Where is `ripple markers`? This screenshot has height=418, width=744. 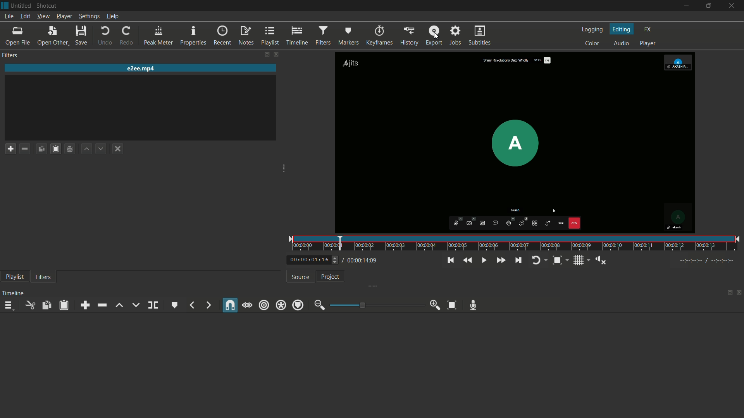 ripple markers is located at coordinates (298, 305).